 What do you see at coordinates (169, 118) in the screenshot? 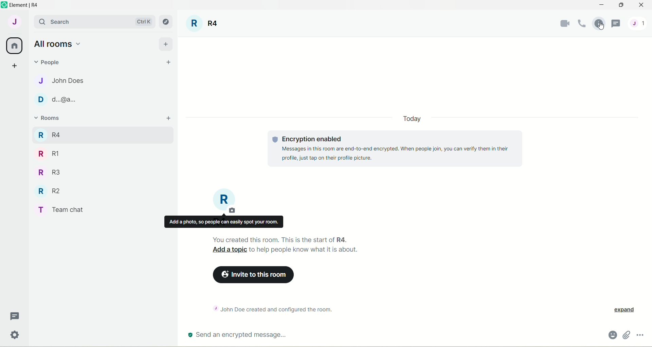
I see `add` at bounding box center [169, 118].